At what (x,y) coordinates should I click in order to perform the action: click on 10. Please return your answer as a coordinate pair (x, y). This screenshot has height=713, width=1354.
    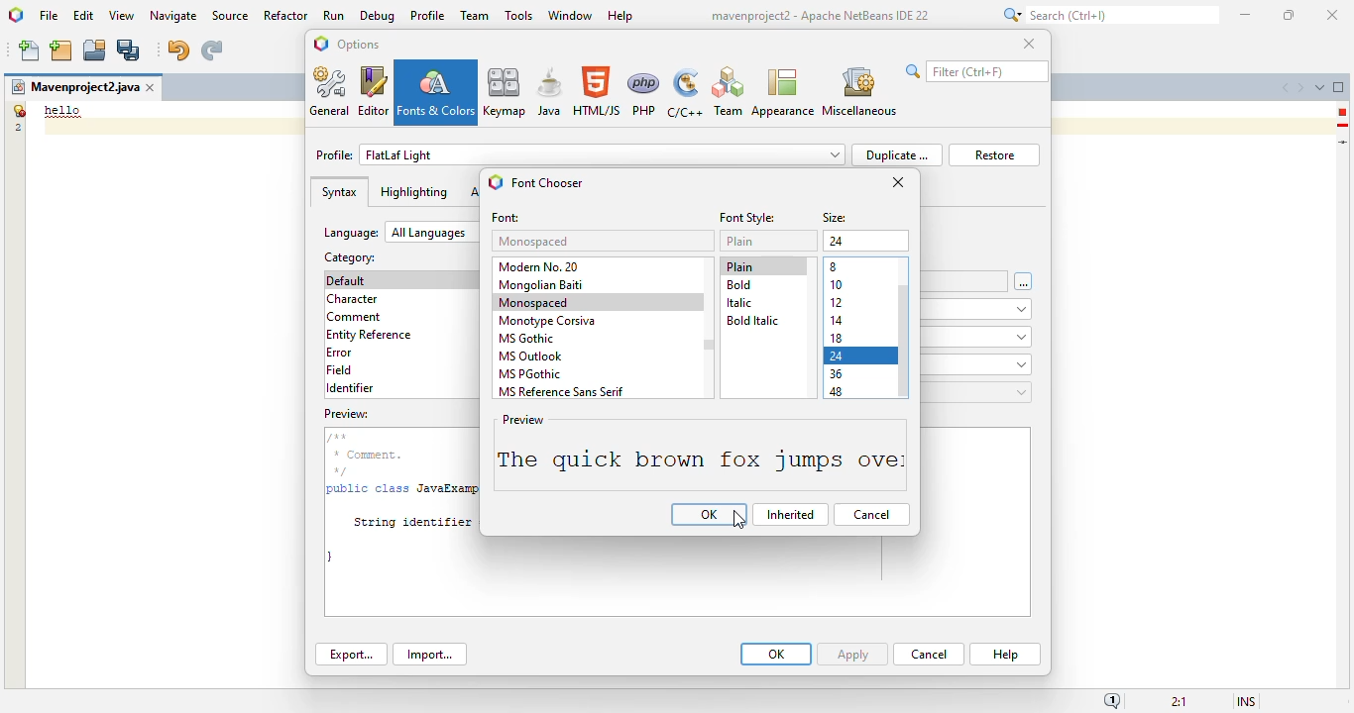
    Looking at the image, I should click on (838, 285).